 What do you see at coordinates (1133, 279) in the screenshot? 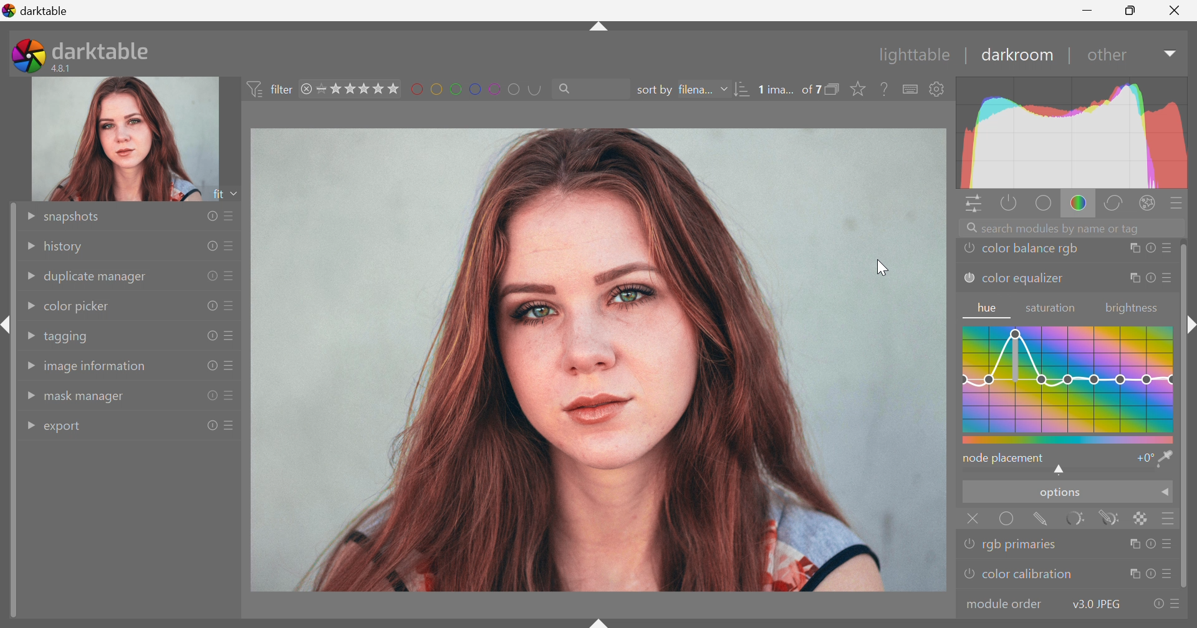
I see `multiple instance actions` at bounding box center [1133, 279].